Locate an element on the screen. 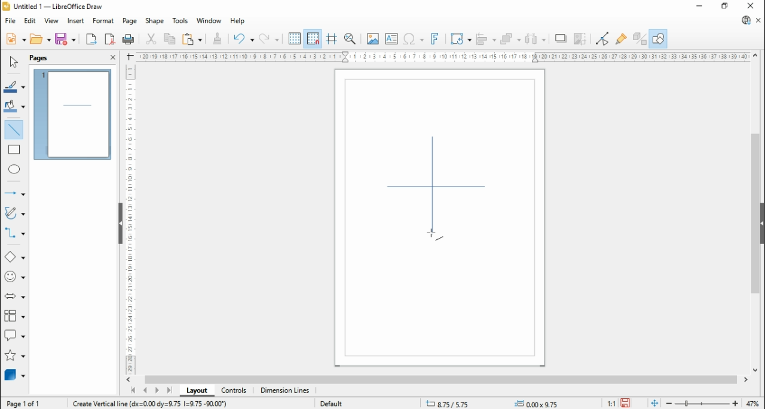  help is located at coordinates (238, 21).